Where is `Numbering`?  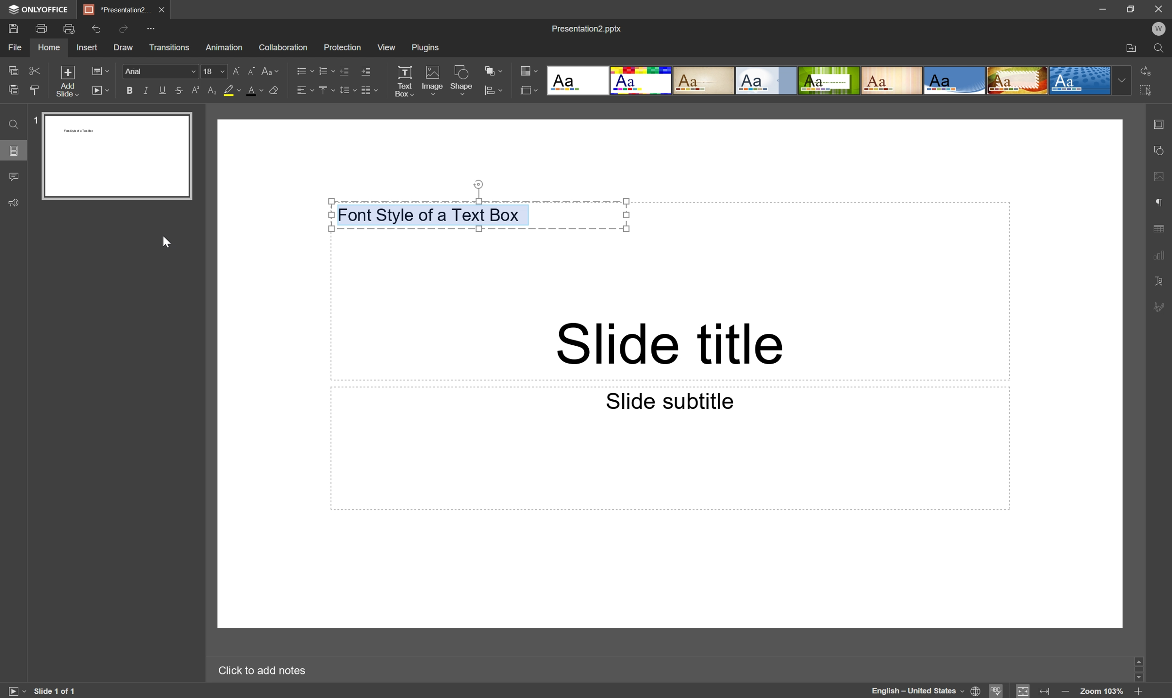
Numbering is located at coordinates (324, 68).